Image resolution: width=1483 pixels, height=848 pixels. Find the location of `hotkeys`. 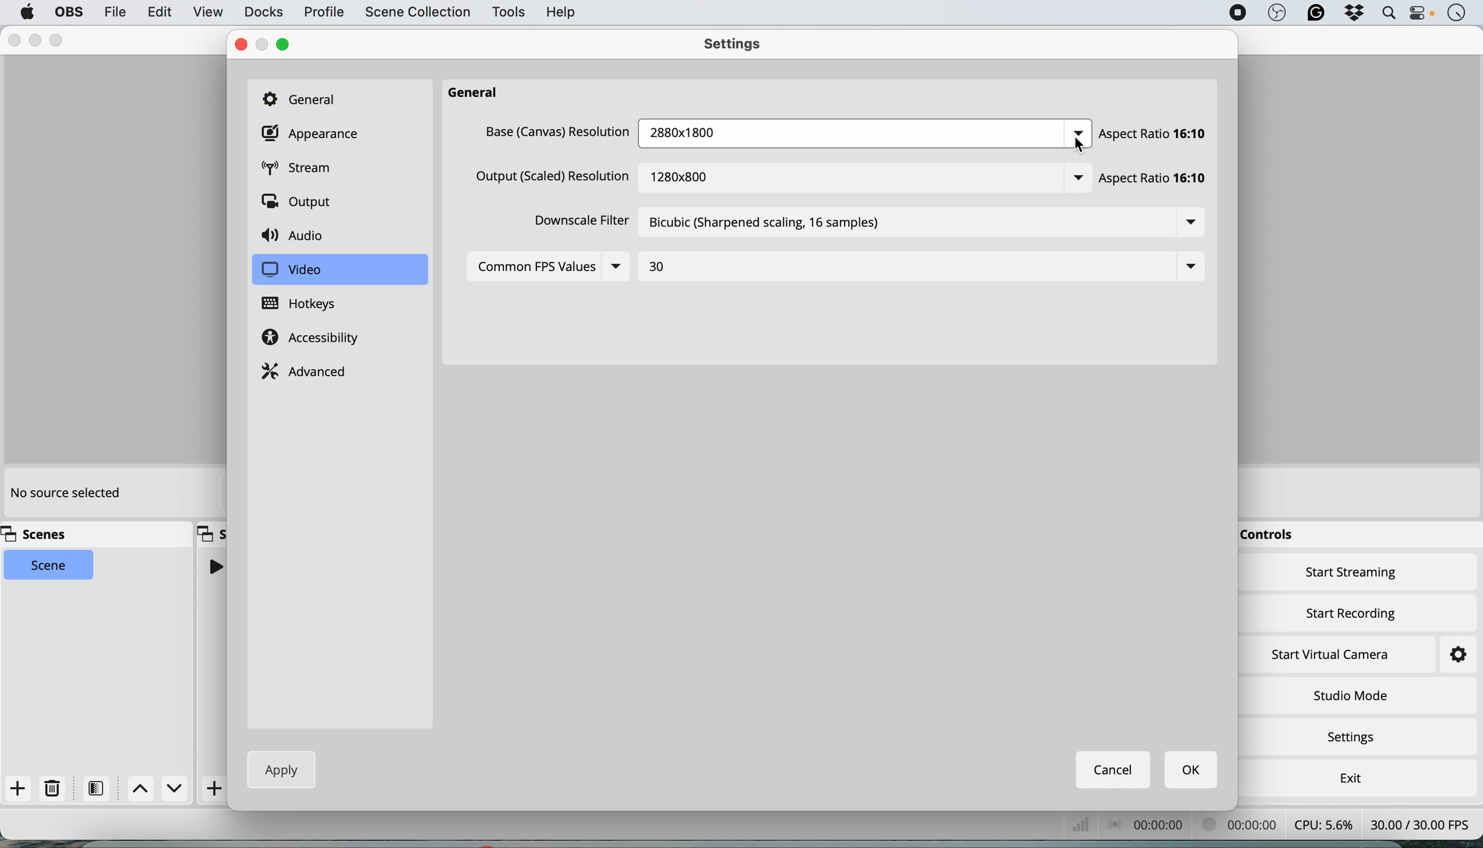

hotkeys is located at coordinates (309, 304).